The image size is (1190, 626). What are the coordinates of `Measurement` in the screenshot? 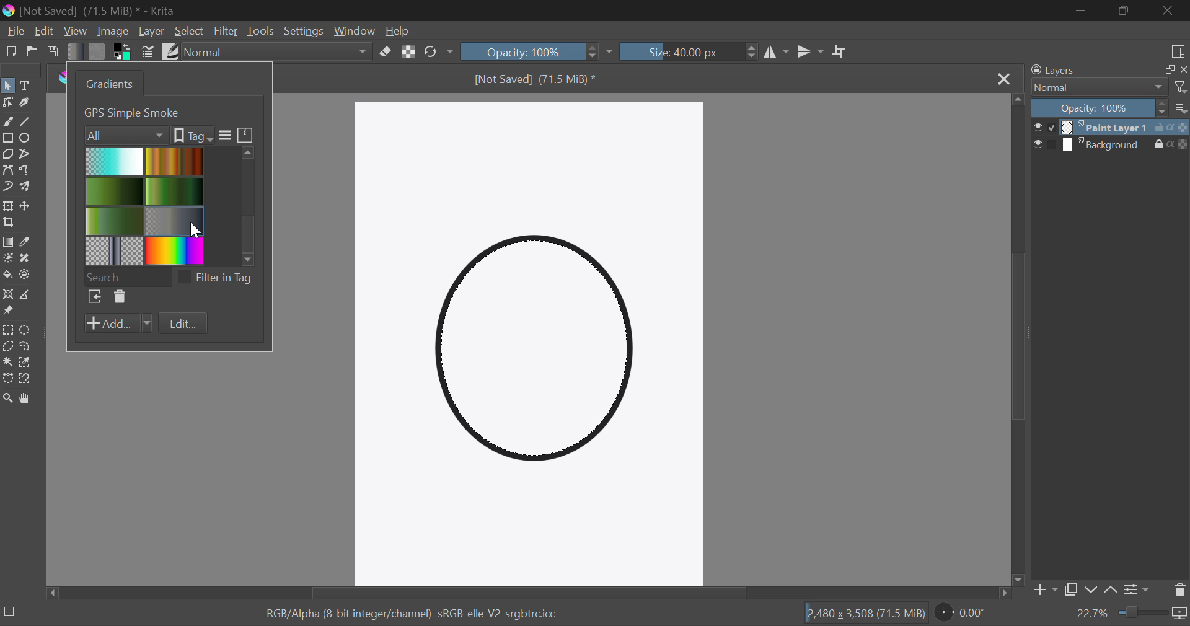 It's located at (29, 296).